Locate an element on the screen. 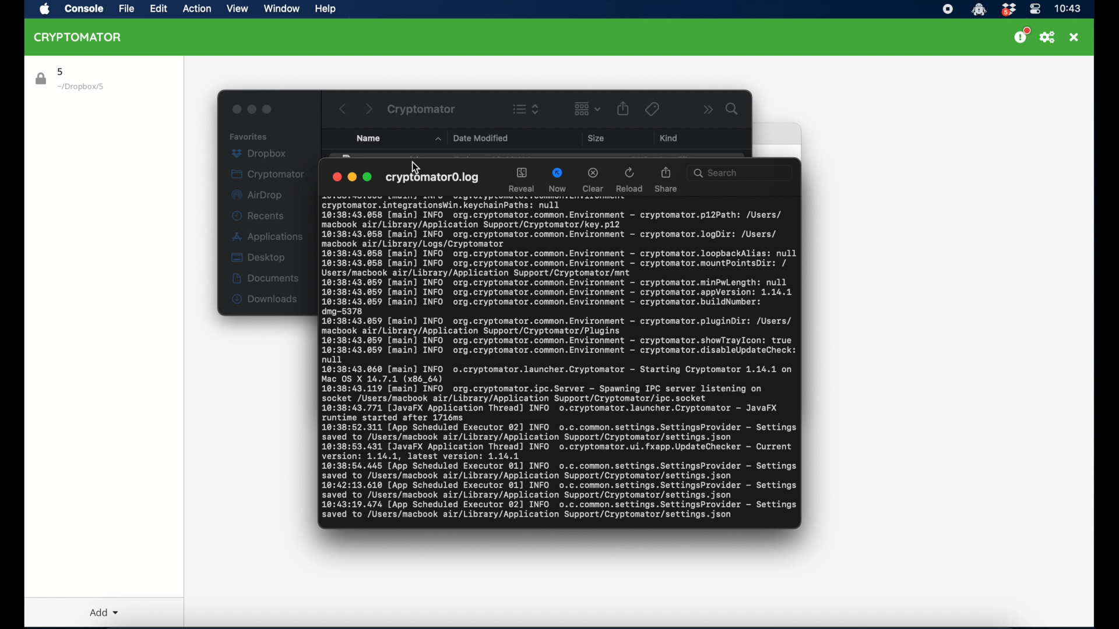 The width and height of the screenshot is (1119, 629). share is located at coordinates (623, 109).